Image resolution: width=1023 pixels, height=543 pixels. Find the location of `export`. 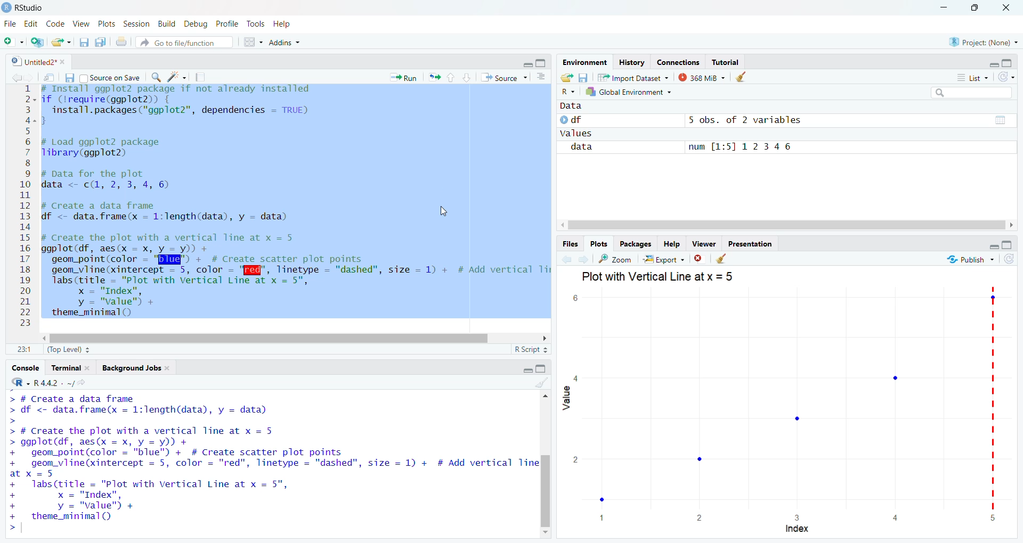

export is located at coordinates (434, 78).